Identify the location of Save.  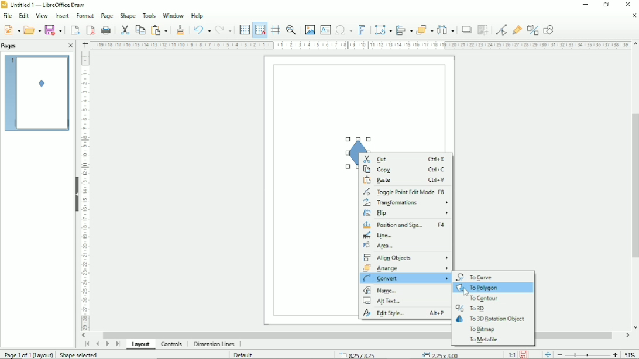
(53, 30).